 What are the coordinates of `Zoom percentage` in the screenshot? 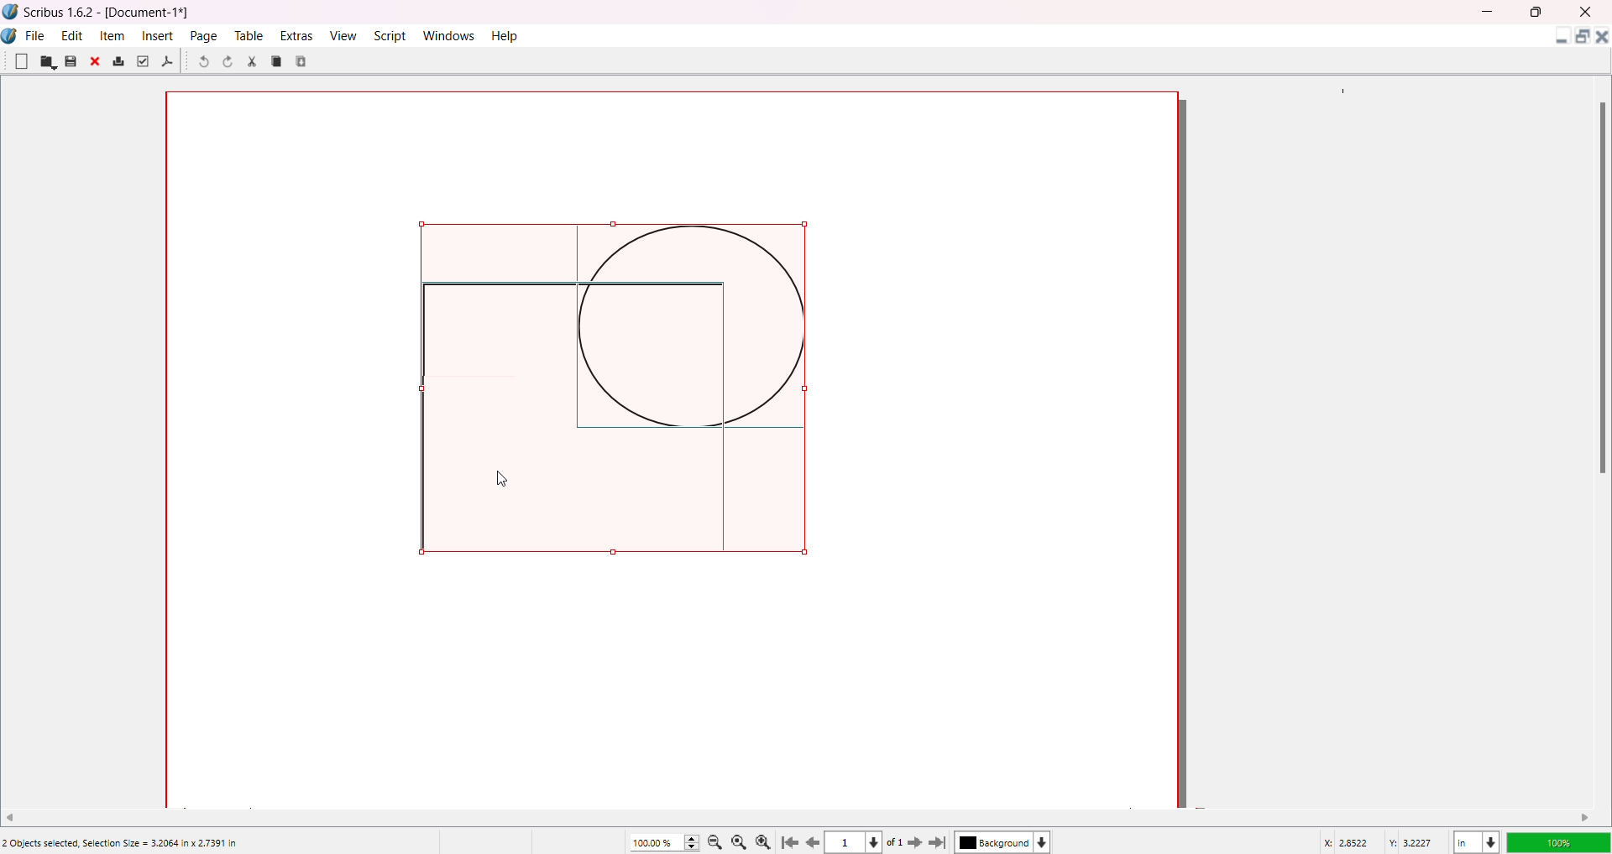 It's located at (655, 841).